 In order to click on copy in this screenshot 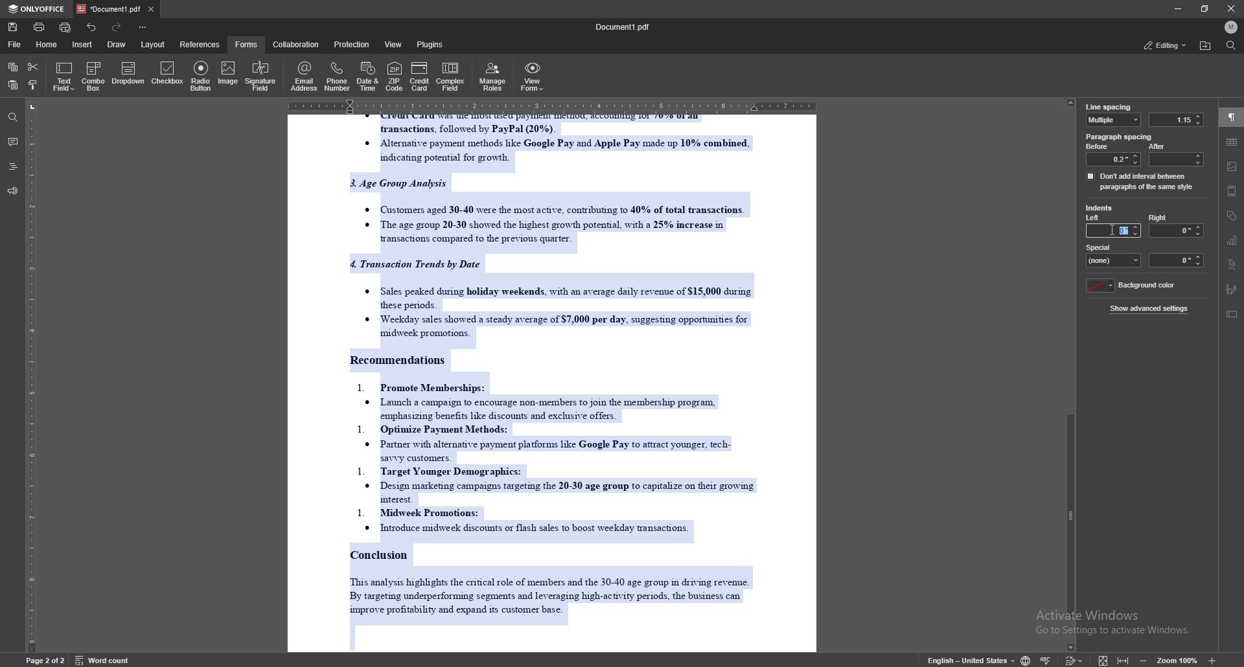, I will do `click(13, 67)`.